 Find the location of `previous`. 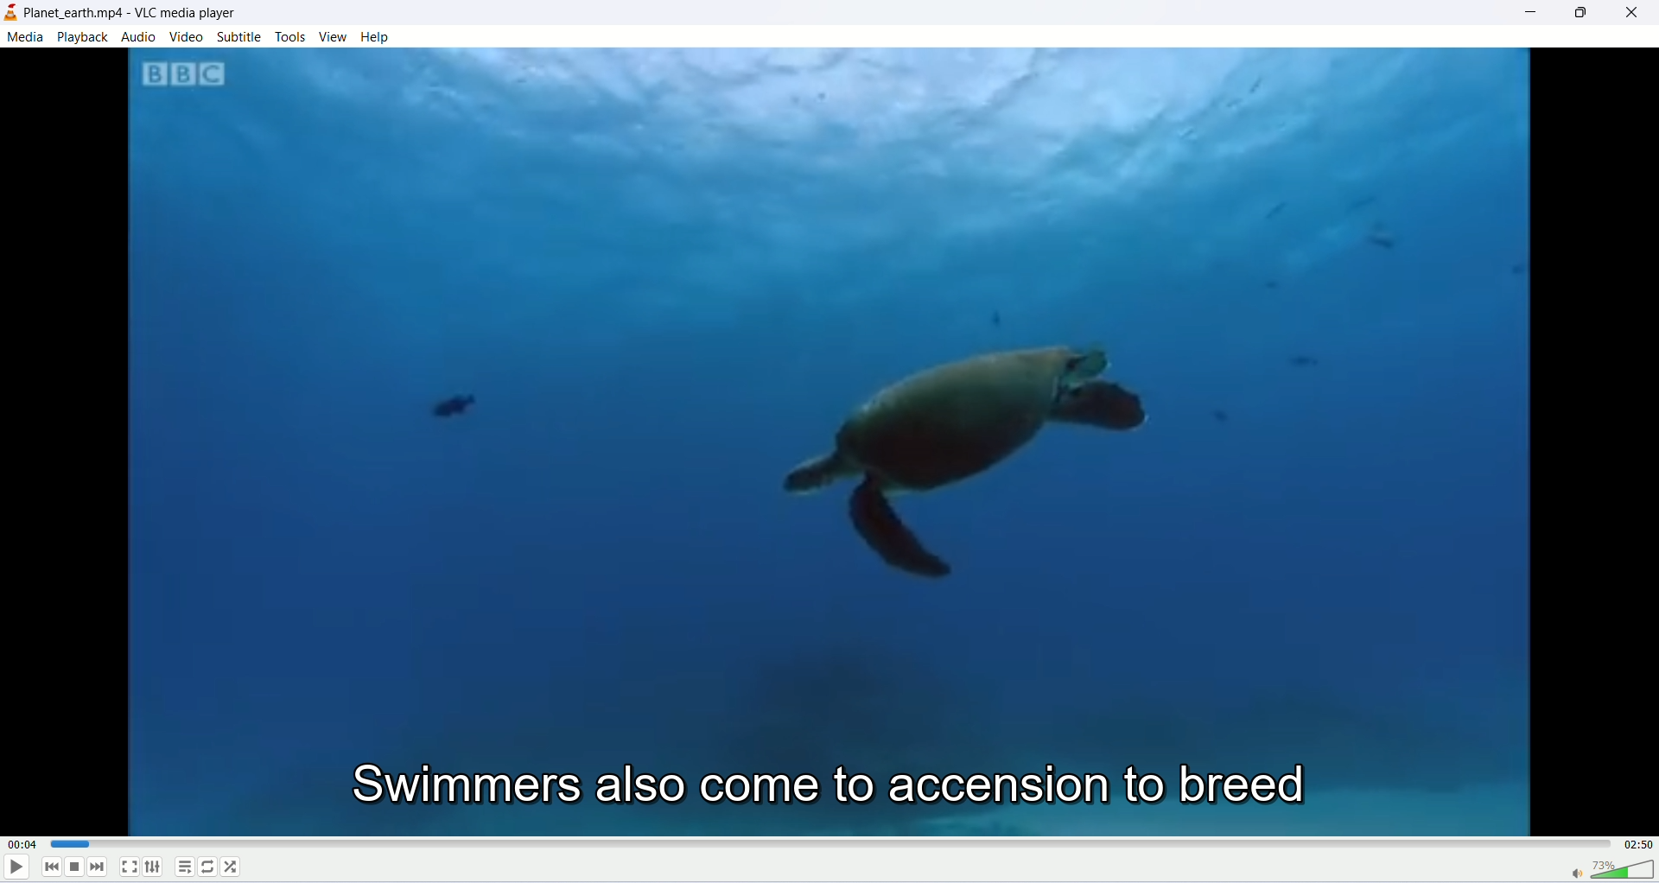

previous is located at coordinates (54, 870).